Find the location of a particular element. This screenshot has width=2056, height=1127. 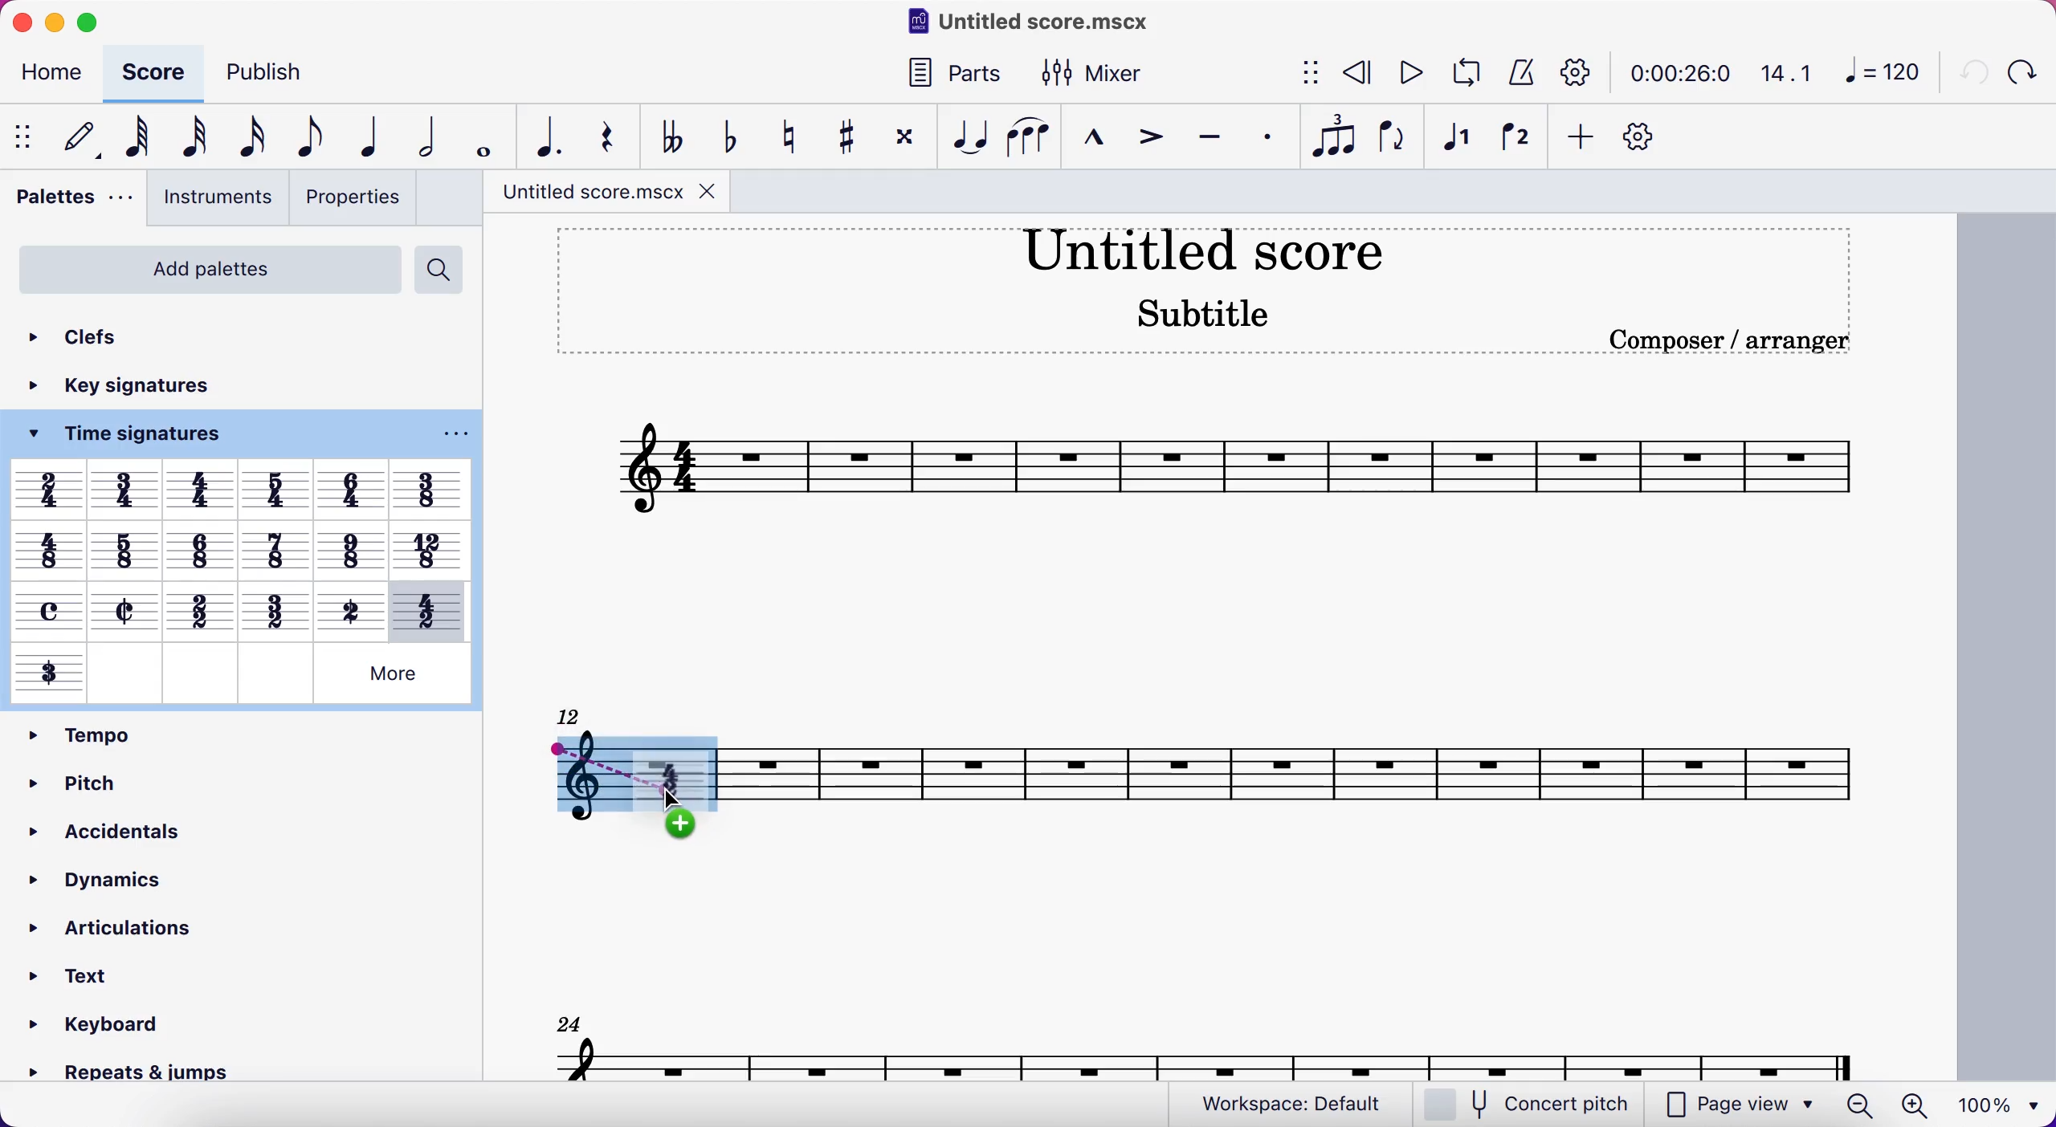

key signatures is located at coordinates (149, 389).